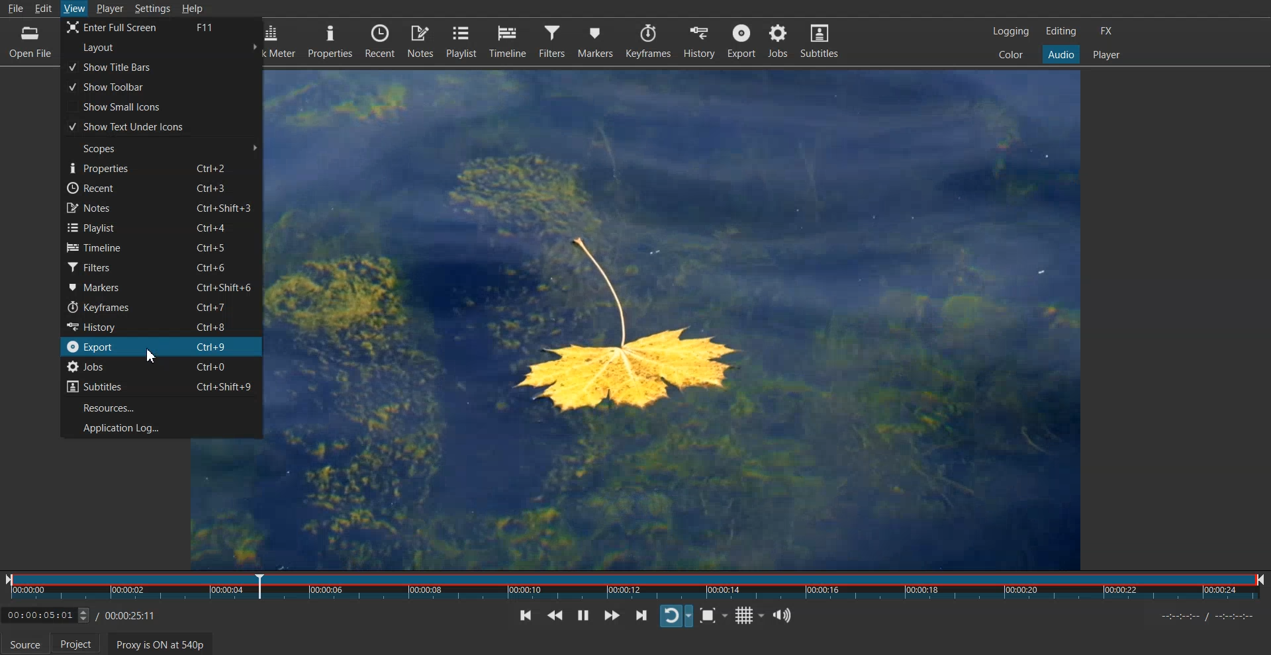 The height and width of the screenshot is (655, 1271). I want to click on Editing, so click(1061, 30).